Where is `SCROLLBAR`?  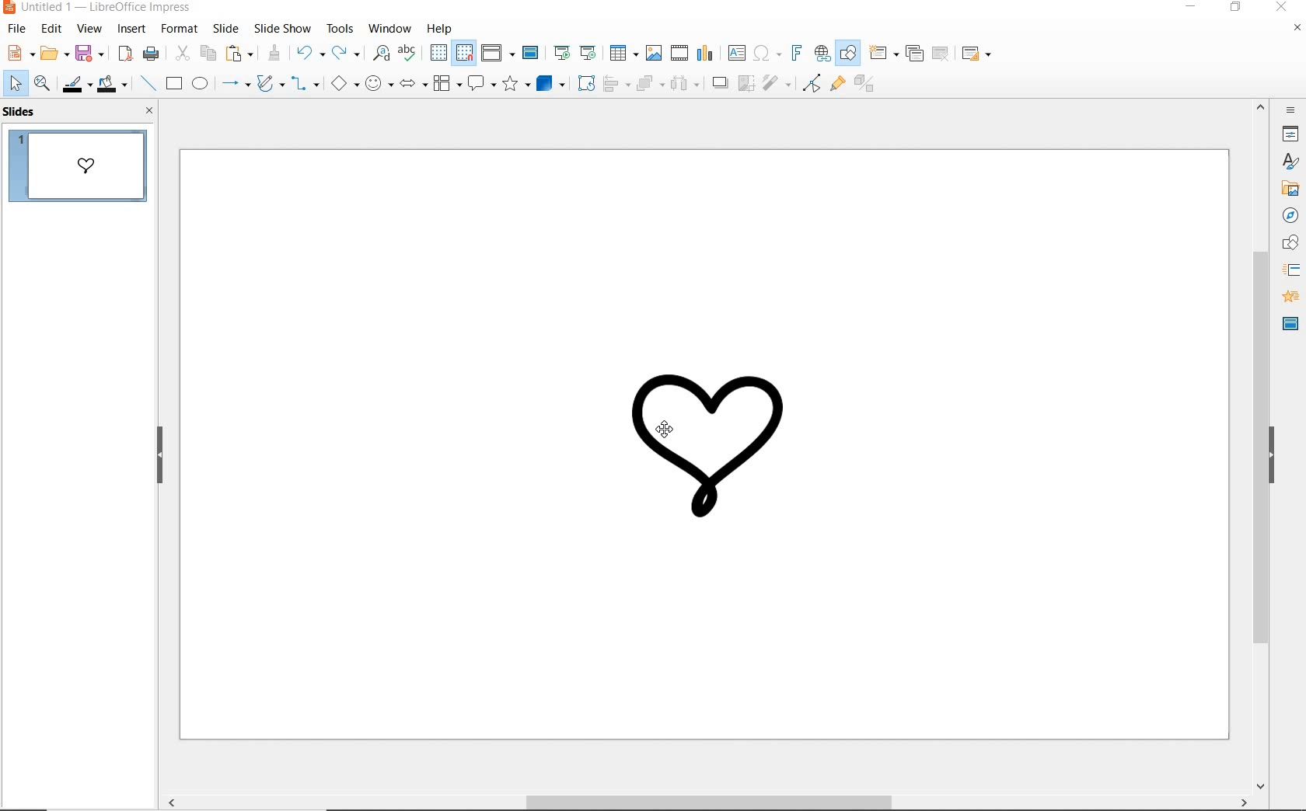 SCROLLBAR is located at coordinates (1259, 447).